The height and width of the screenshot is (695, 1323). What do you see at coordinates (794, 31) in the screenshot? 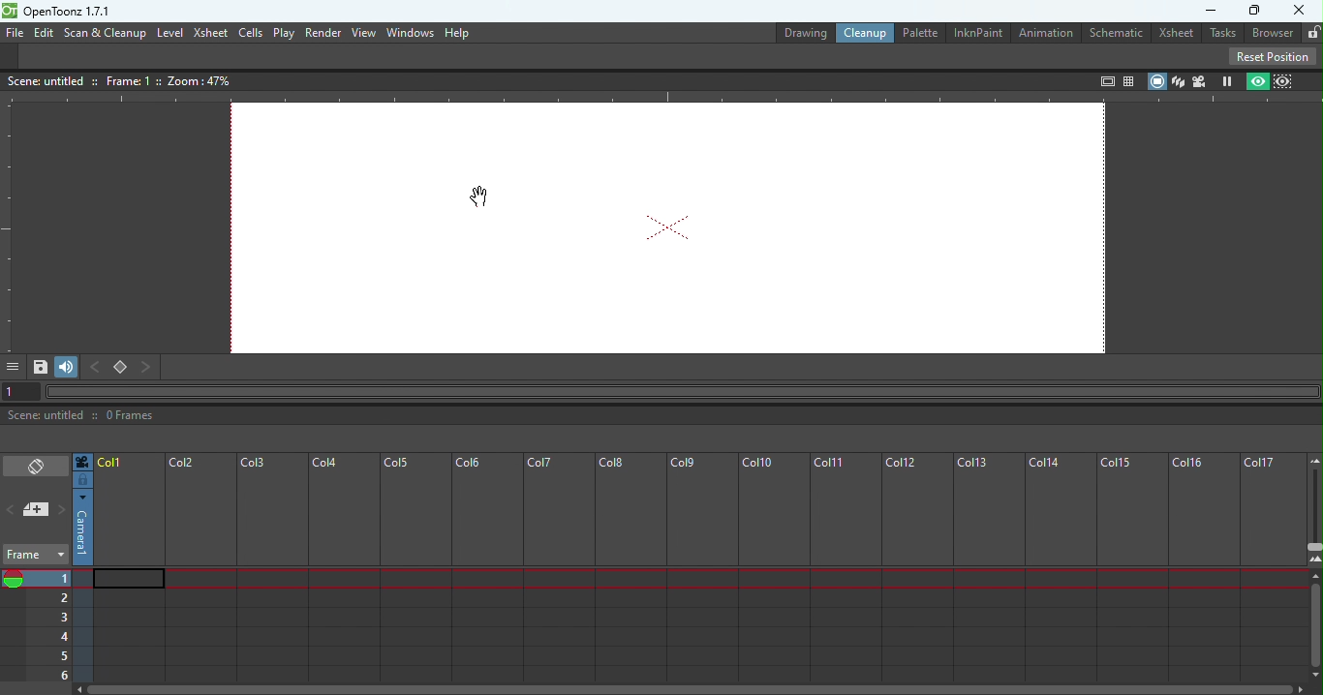
I see `Drawing` at bounding box center [794, 31].